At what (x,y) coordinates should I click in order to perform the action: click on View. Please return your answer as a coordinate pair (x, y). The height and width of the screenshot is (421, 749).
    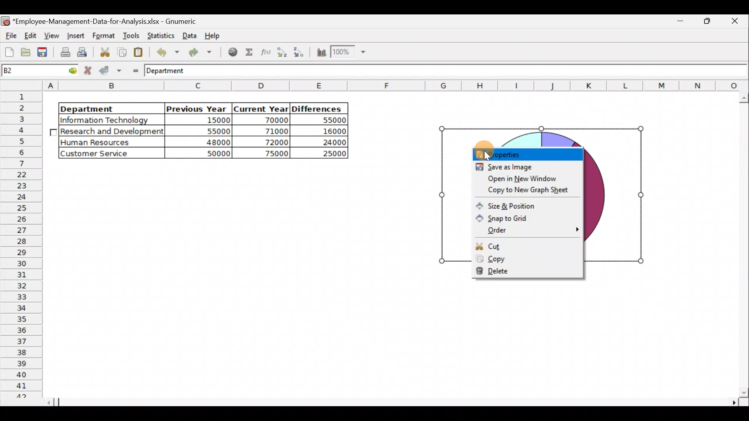
    Looking at the image, I should click on (53, 35).